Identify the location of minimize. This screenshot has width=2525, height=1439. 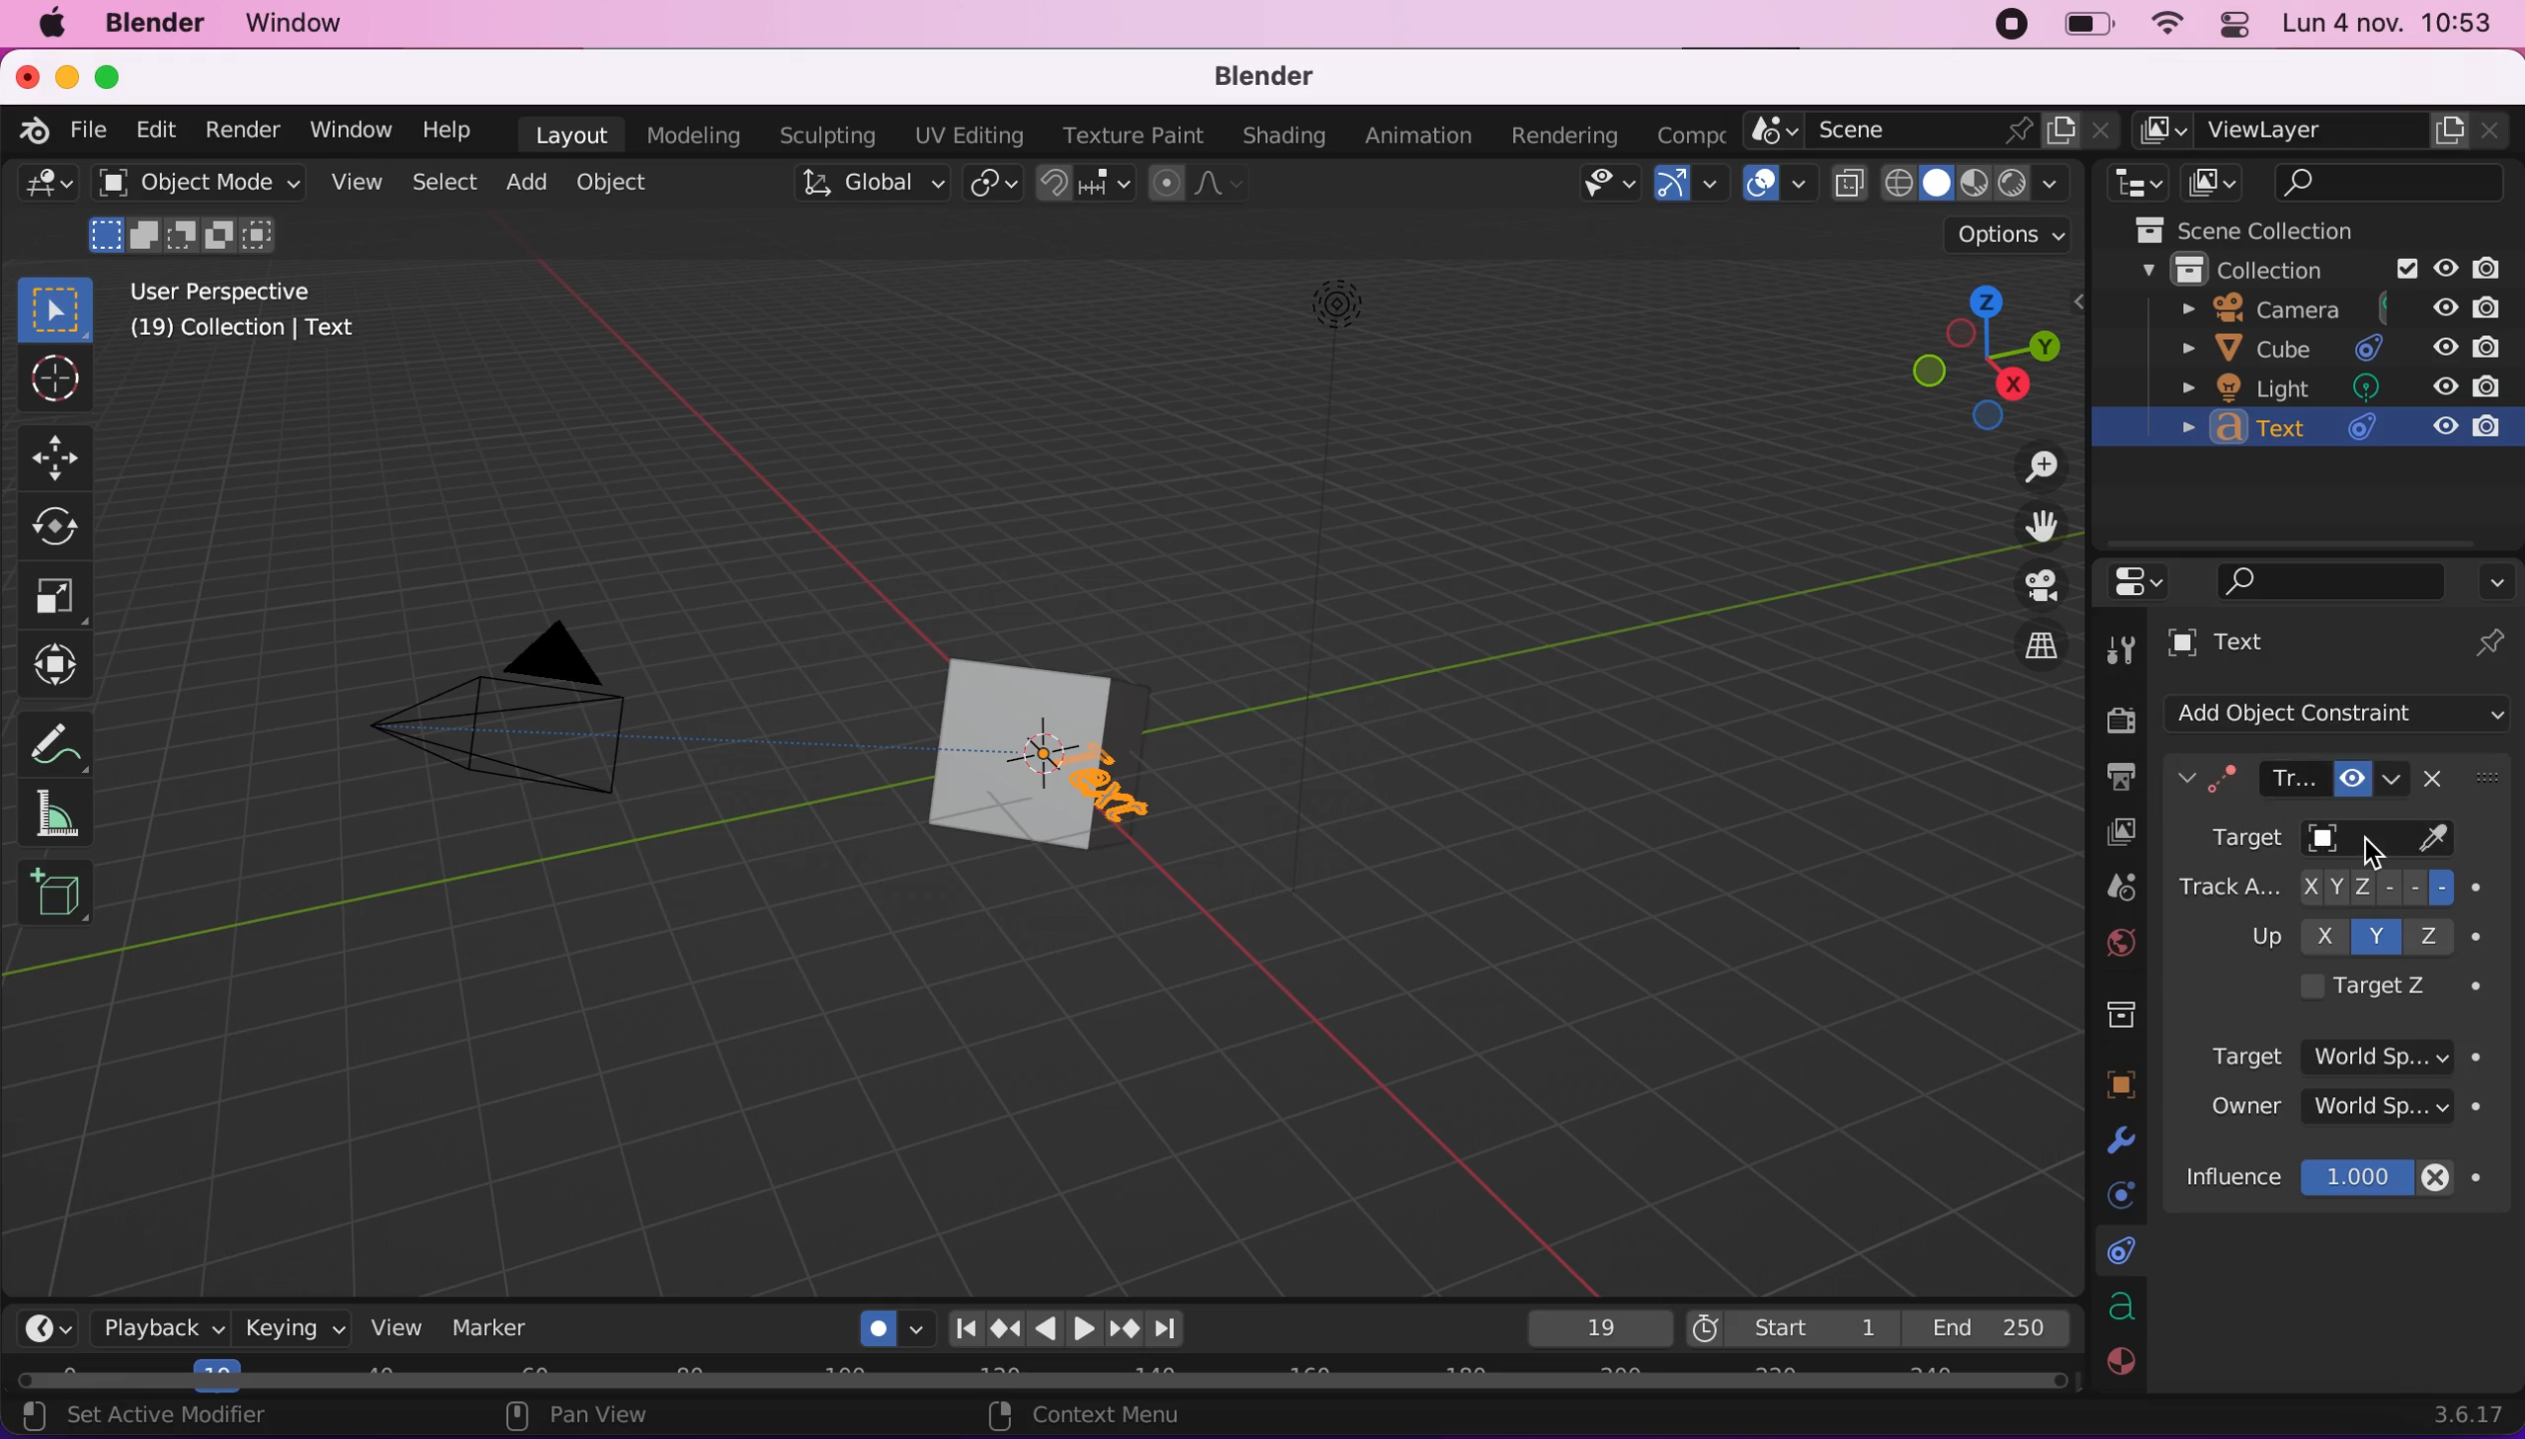
(66, 78).